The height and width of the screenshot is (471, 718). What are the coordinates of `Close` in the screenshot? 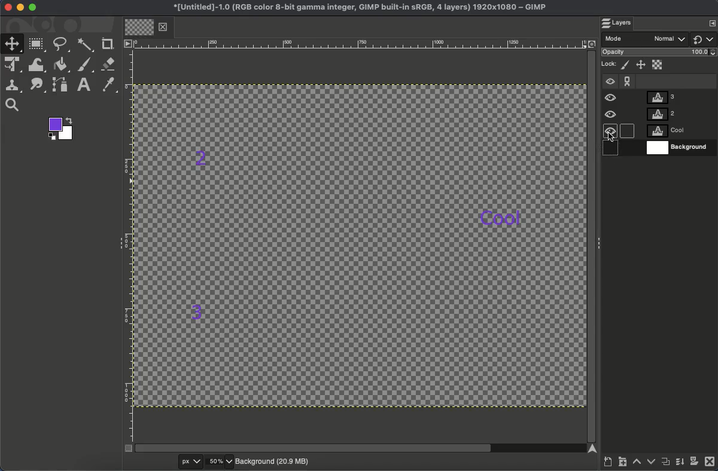 It's located at (7, 8).